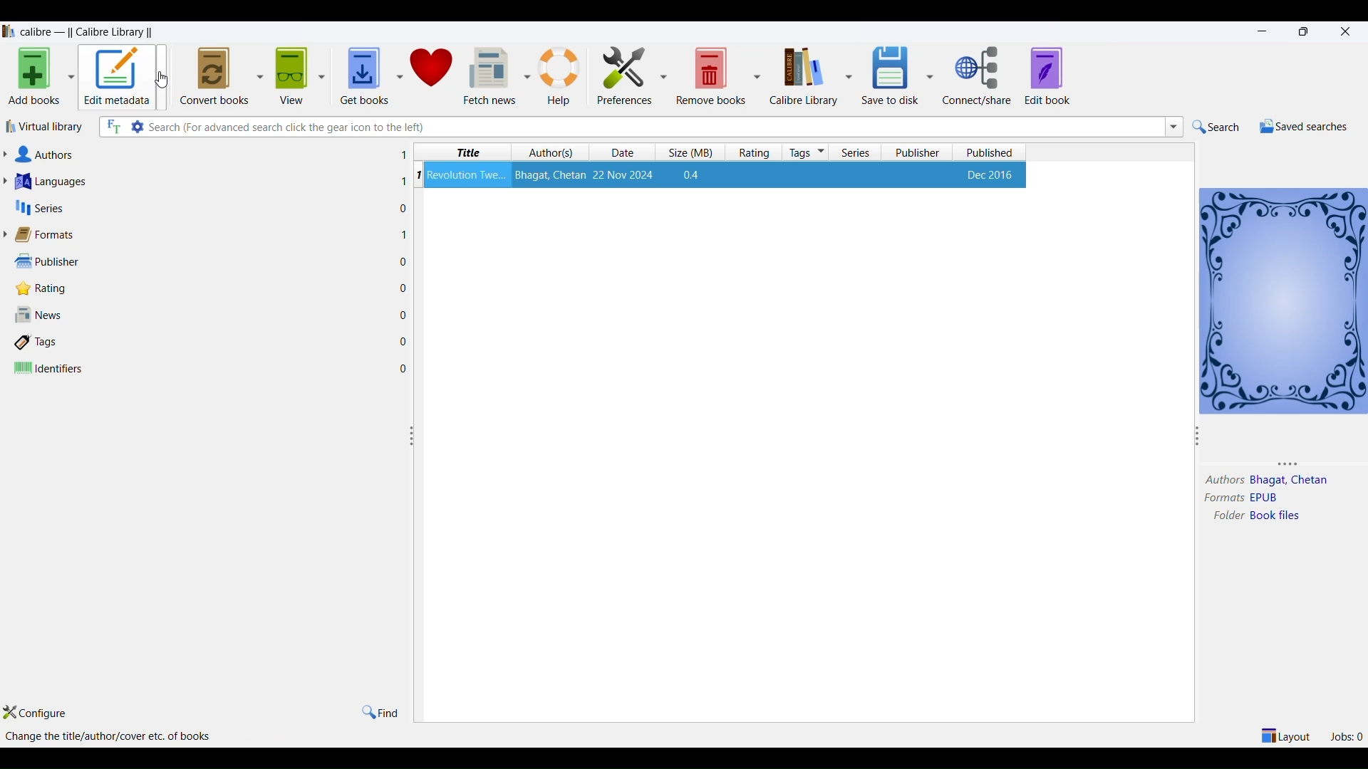 This screenshot has height=769, width=1368. I want to click on search, so click(1215, 126).